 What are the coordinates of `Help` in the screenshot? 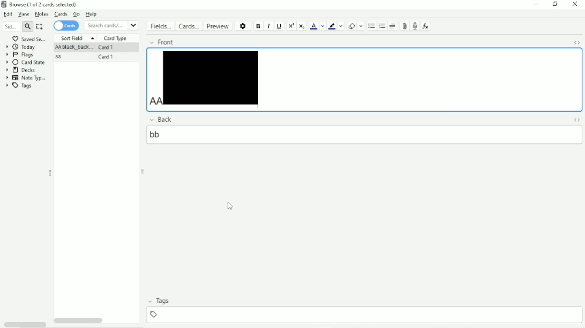 It's located at (91, 14).